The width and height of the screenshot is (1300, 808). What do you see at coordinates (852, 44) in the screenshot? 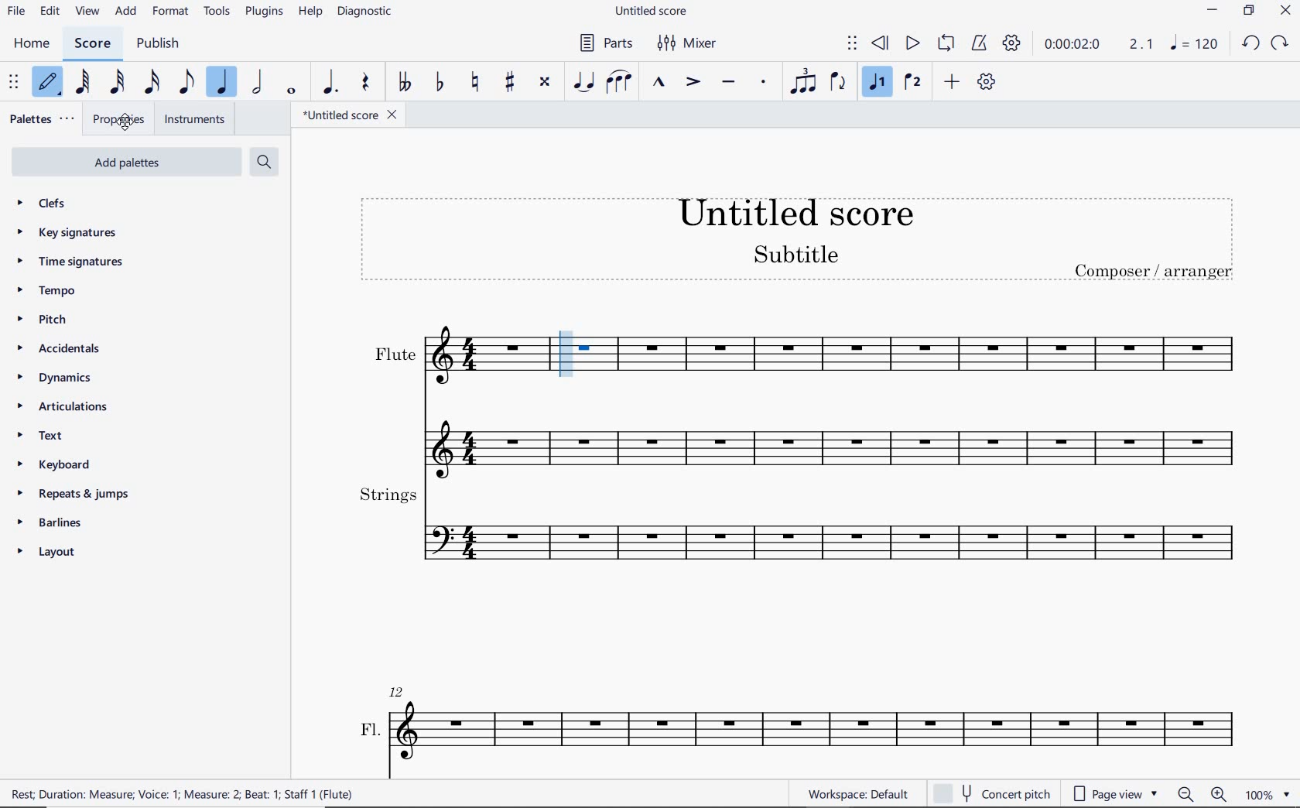
I see `SELECT TO MOVE` at bounding box center [852, 44].